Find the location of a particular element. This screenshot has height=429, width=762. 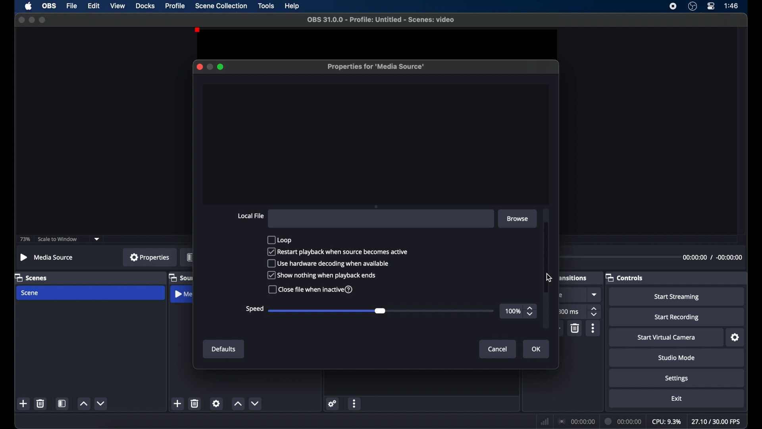

view is located at coordinates (117, 5).